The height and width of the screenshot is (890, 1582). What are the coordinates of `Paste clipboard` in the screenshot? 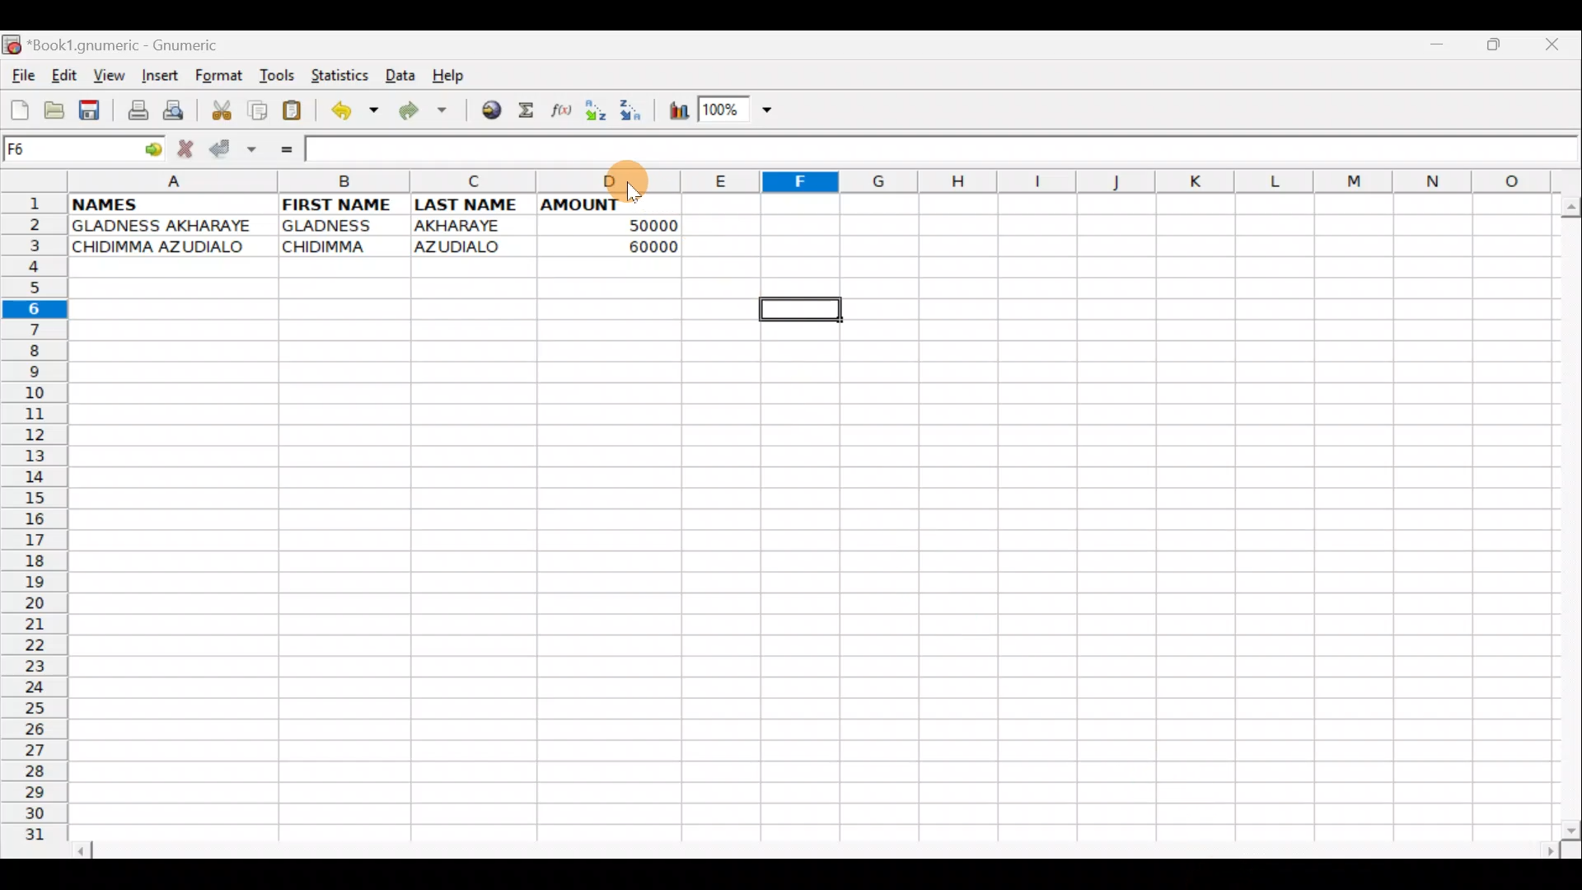 It's located at (295, 109).